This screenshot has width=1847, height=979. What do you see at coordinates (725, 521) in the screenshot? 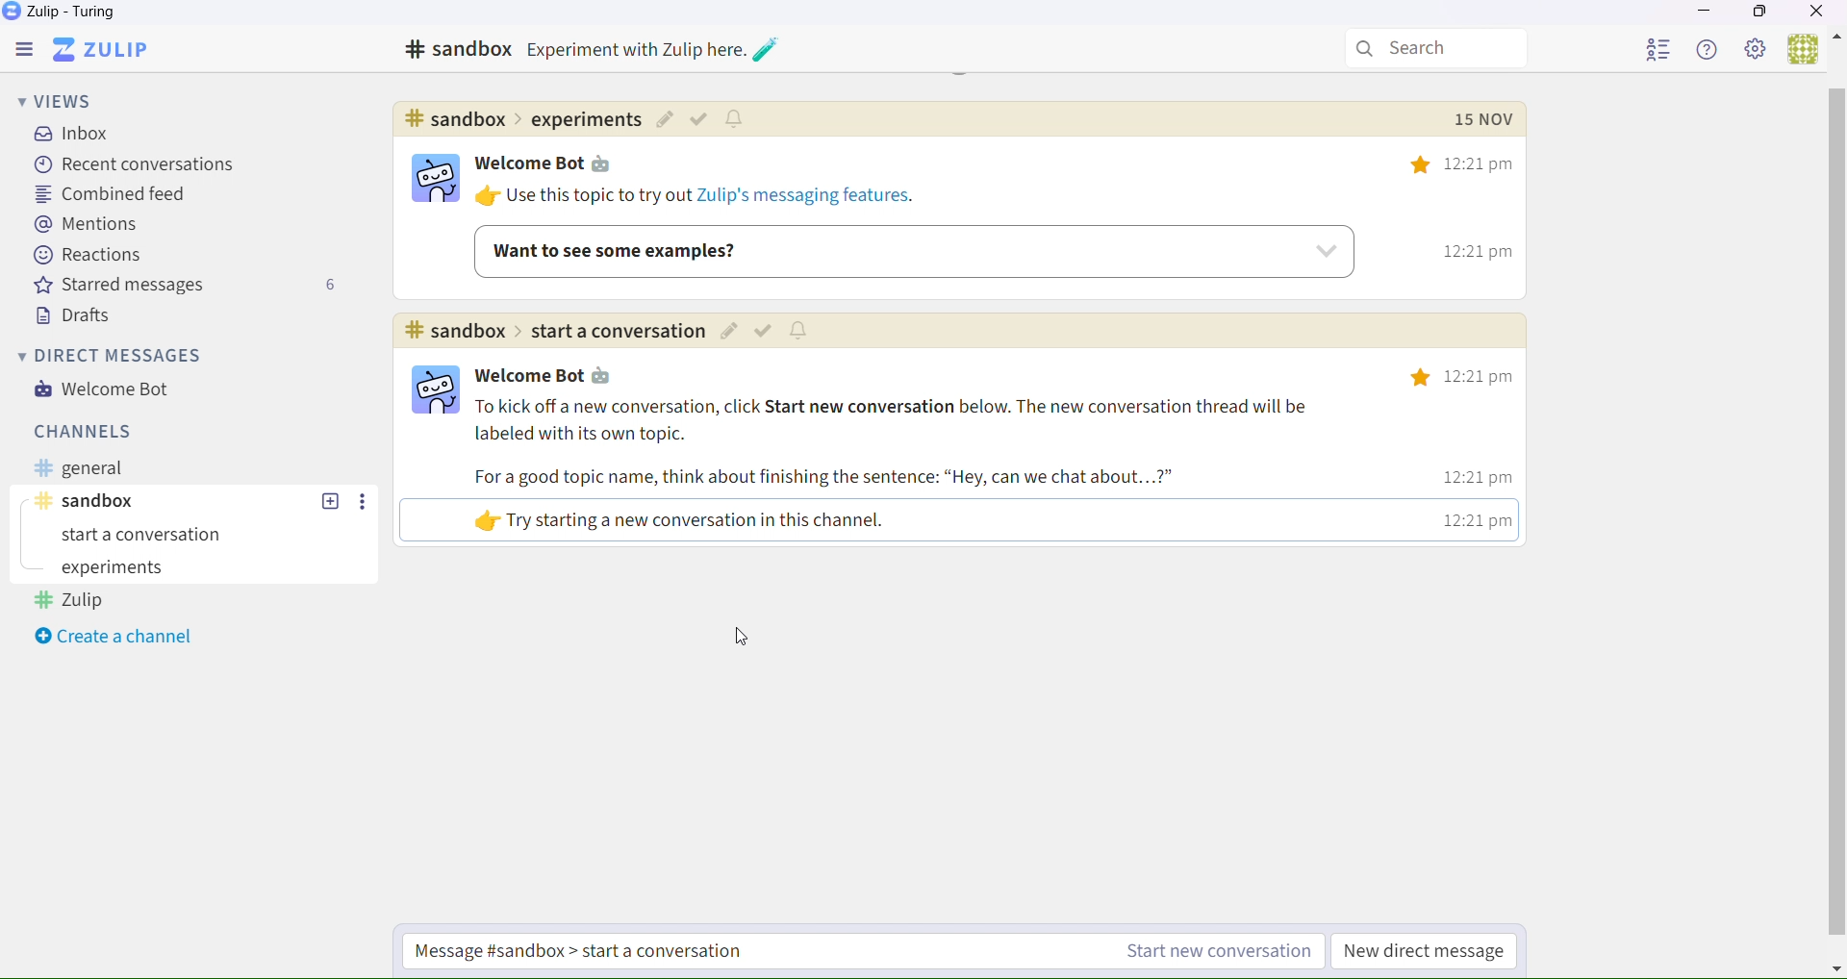
I see `«ly Try starting a new conversation in this channel.` at bounding box center [725, 521].